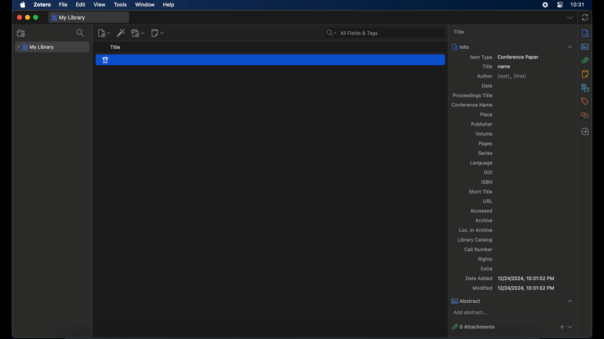 This screenshot has width=604, height=339. I want to click on pages, so click(485, 144).